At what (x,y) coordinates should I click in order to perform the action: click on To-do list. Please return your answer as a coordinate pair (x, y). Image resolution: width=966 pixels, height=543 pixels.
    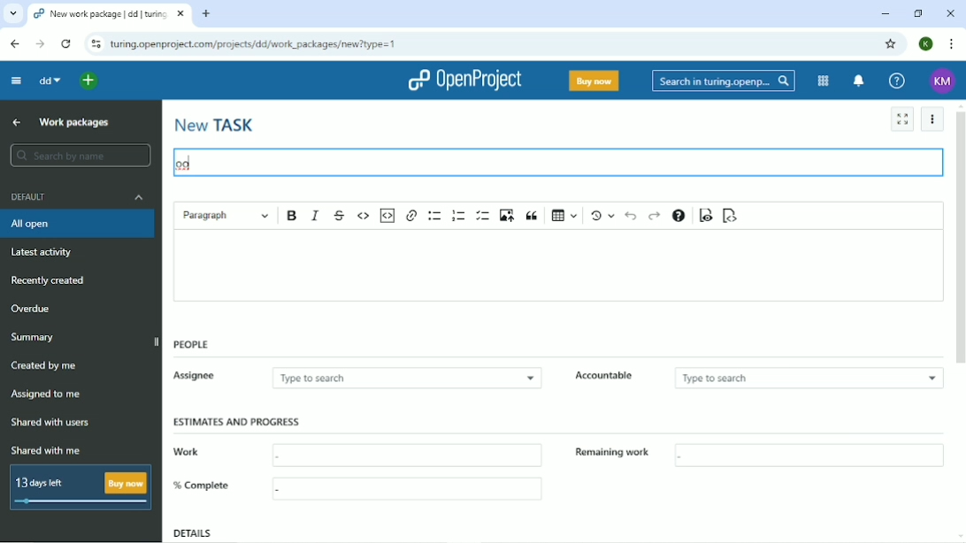
    Looking at the image, I should click on (483, 215).